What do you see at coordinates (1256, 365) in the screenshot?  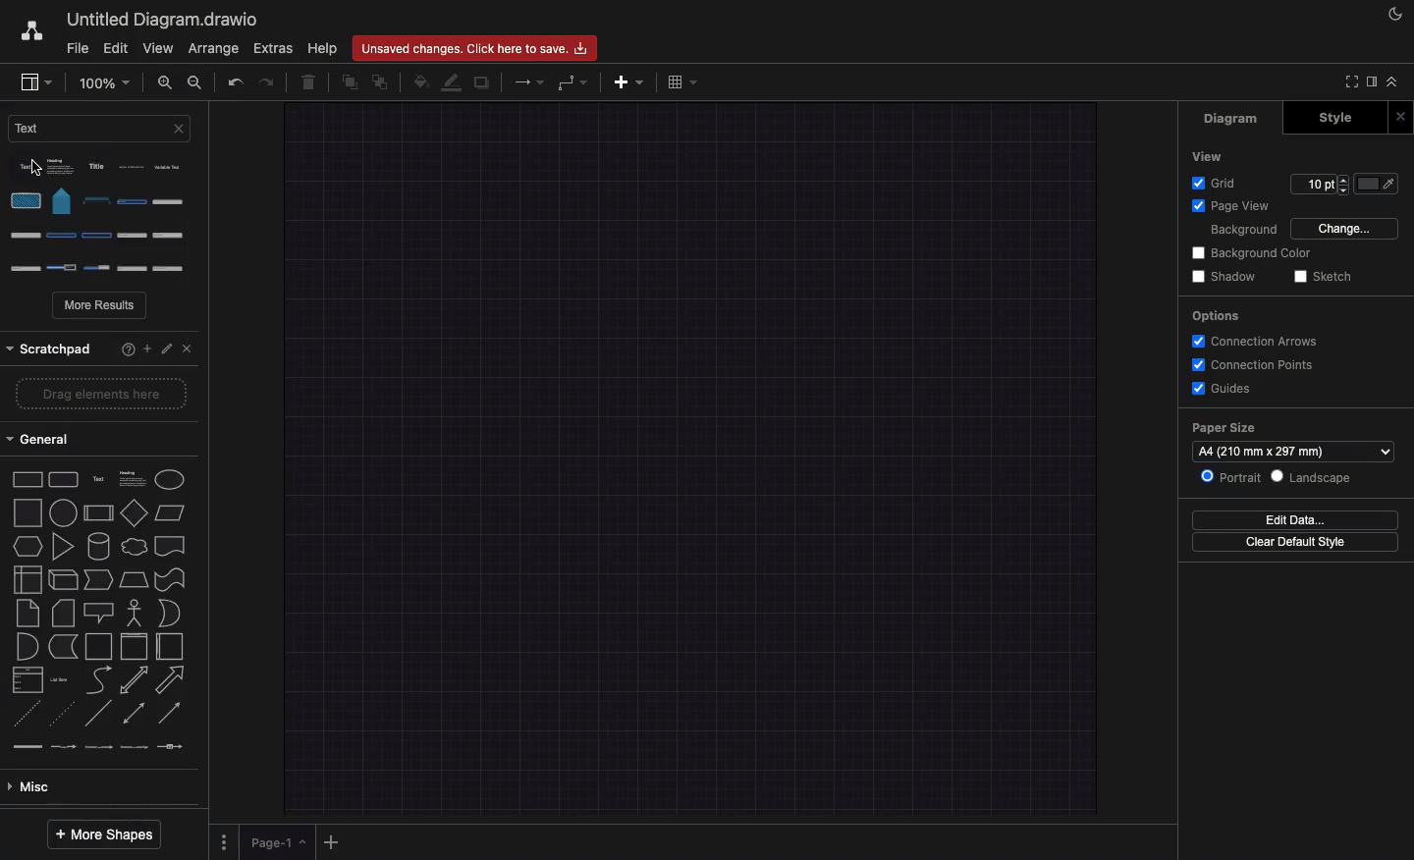 I see `Connection points` at bounding box center [1256, 365].